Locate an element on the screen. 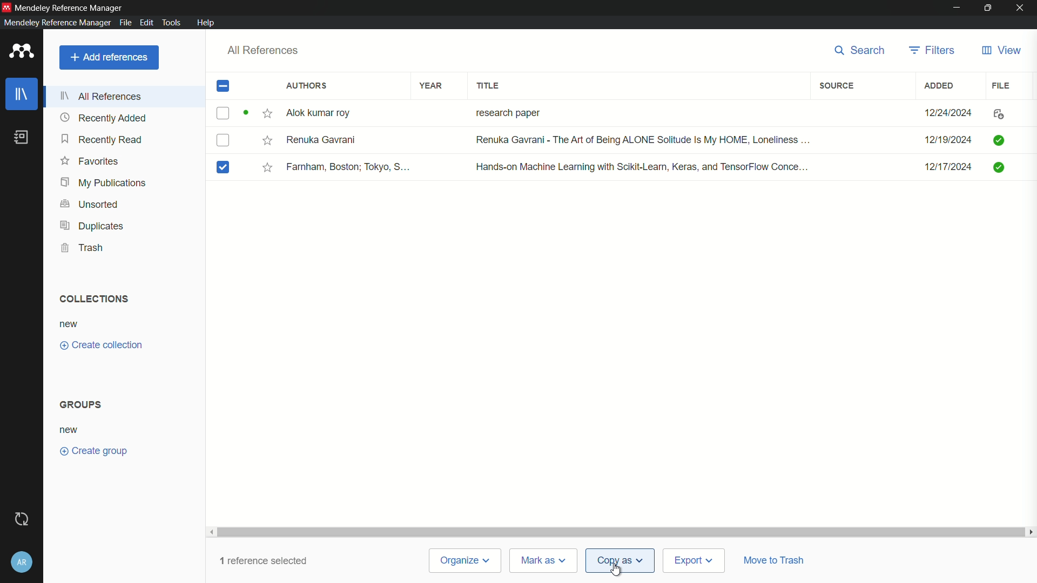 The width and height of the screenshot is (1037, 583). new is located at coordinates (70, 323).